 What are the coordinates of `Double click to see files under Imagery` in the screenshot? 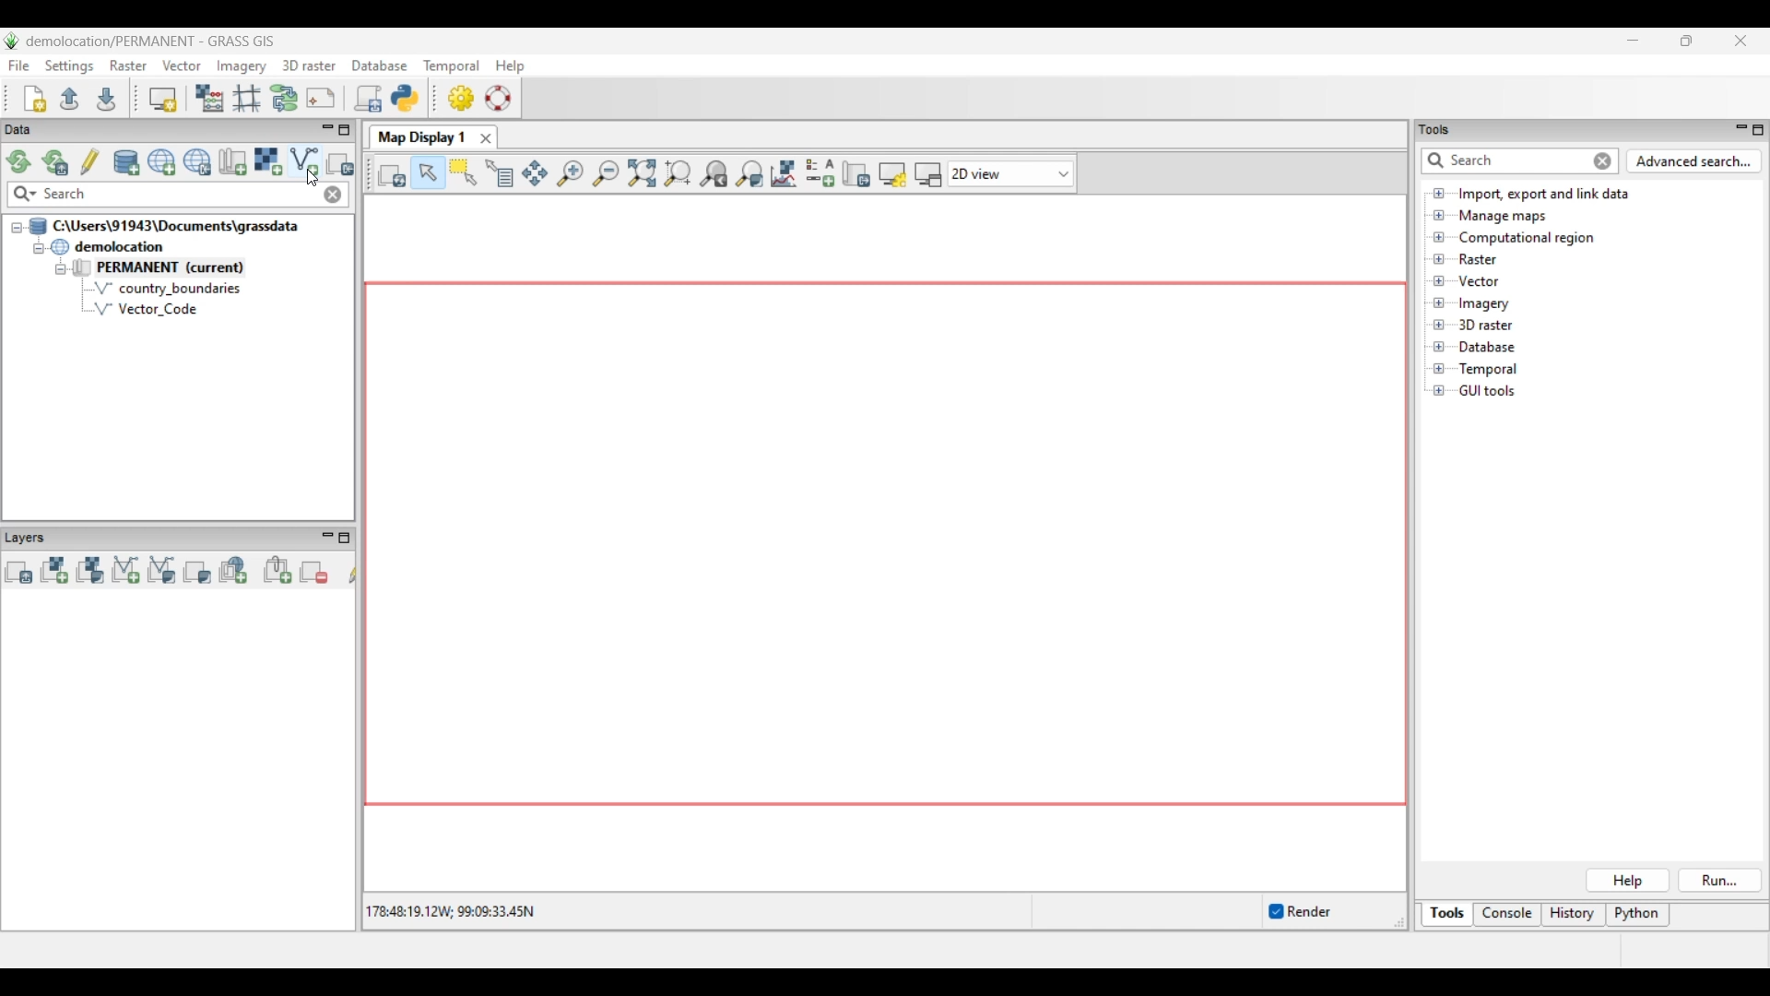 It's located at (1483, 304).